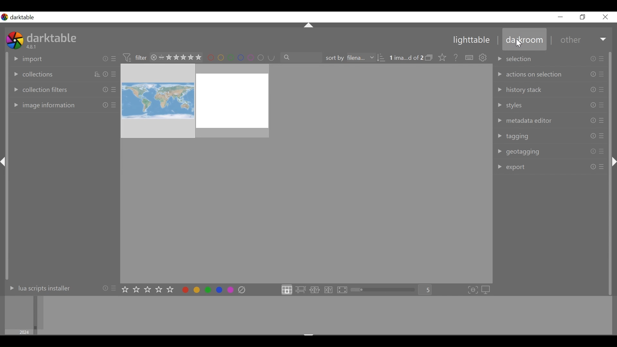  Describe the element at coordinates (550, 89) in the screenshot. I see `history pack` at that location.